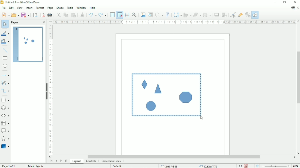 The width and height of the screenshot is (300, 168). I want to click on Fill color, so click(5, 42).